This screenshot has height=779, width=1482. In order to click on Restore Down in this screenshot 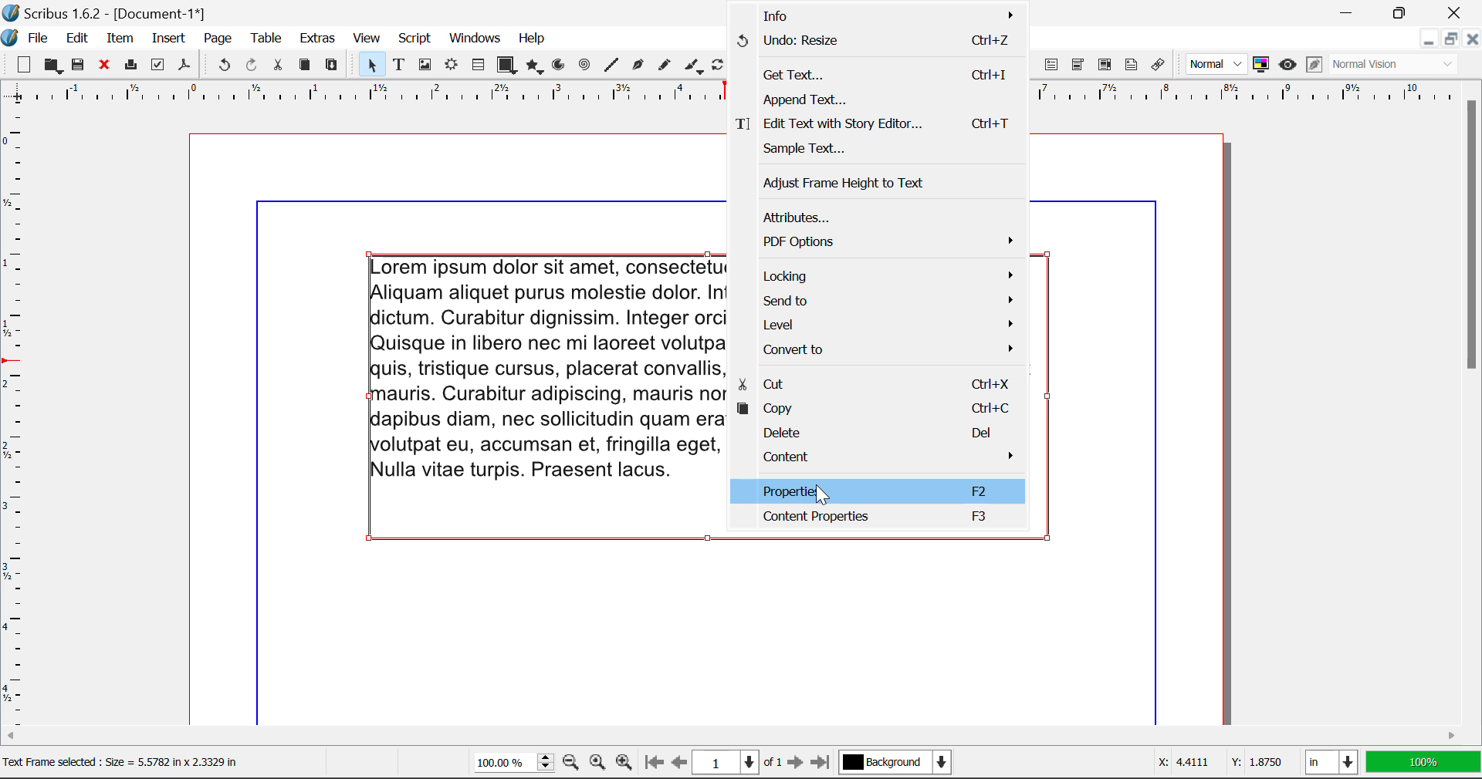, I will do `click(1348, 11)`.